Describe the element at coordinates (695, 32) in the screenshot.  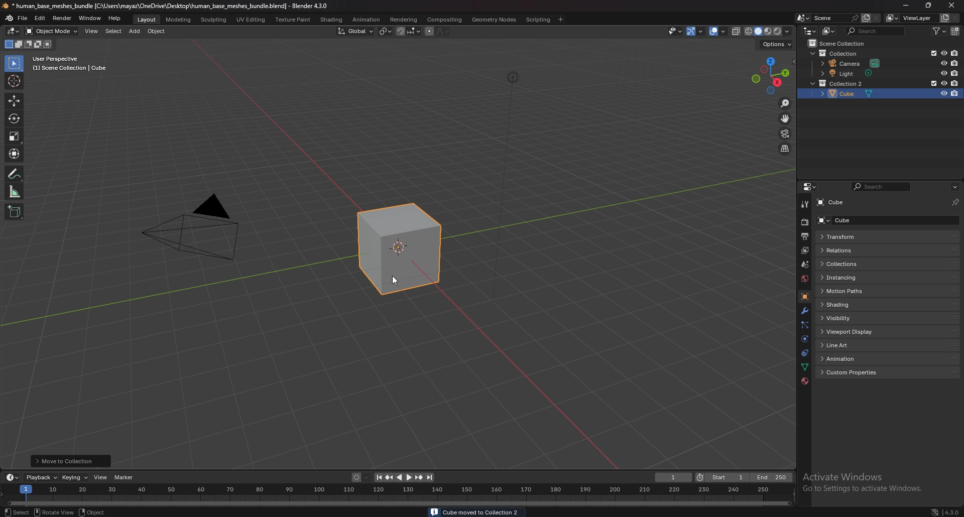
I see `show gizmo` at that location.